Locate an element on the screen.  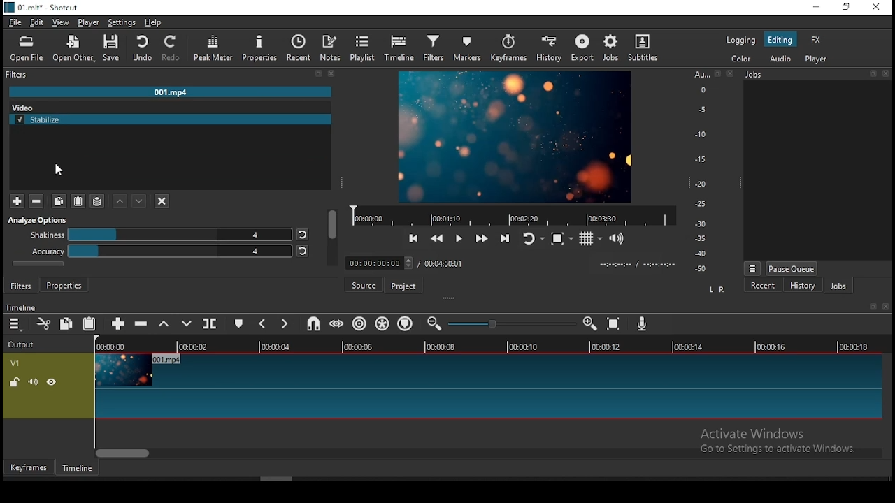
001.mp4 is located at coordinates (173, 94).